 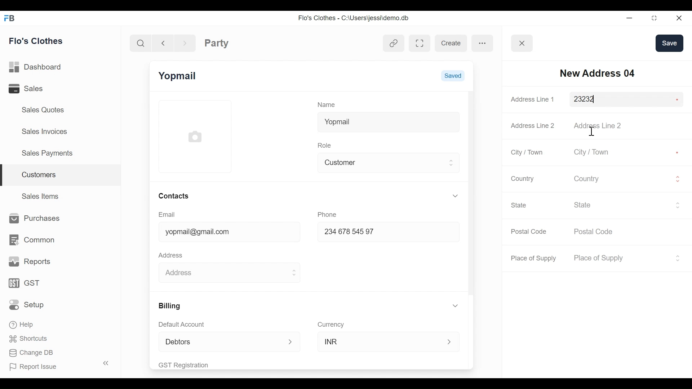 What do you see at coordinates (22, 323) in the screenshot?
I see `Help` at bounding box center [22, 323].